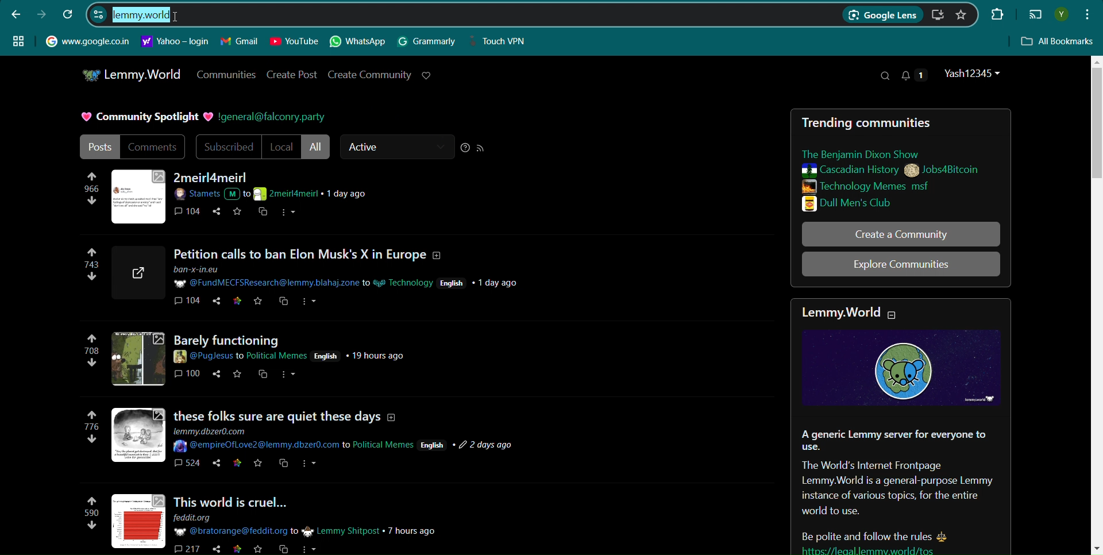  Describe the element at coordinates (893, 440) in the screenshot. I see `A generic Lemmy server for everyone to use.` at that location.